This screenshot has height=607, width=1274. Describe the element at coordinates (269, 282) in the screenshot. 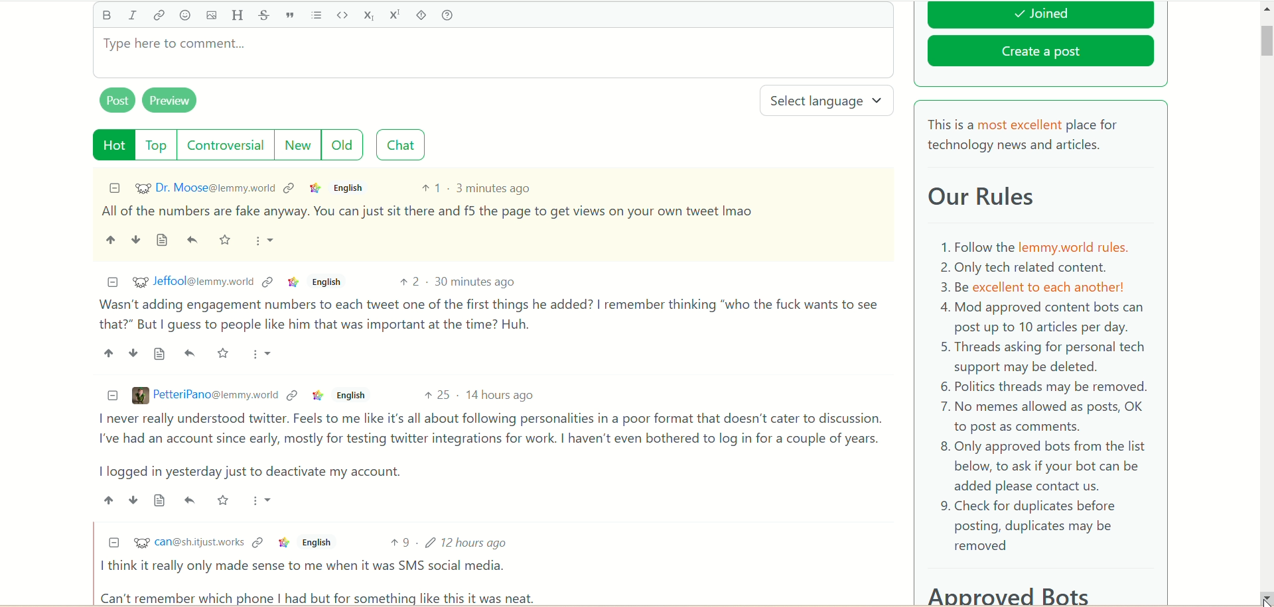

I see `Link` at that location.